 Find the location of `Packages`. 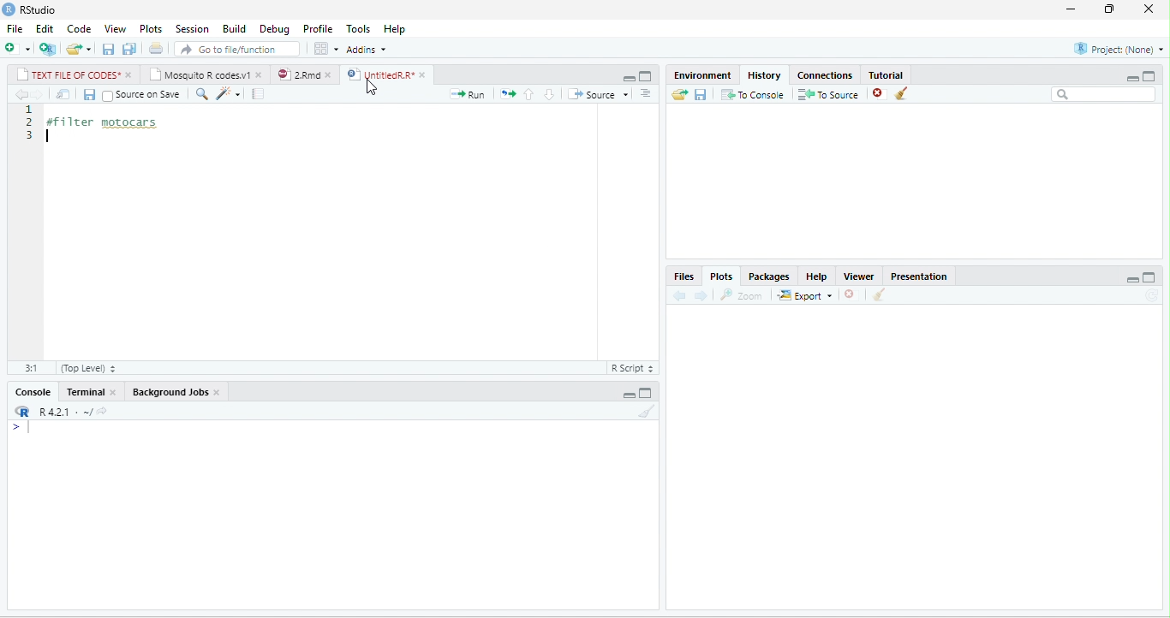

Packages is located at coordinates (769, 276).